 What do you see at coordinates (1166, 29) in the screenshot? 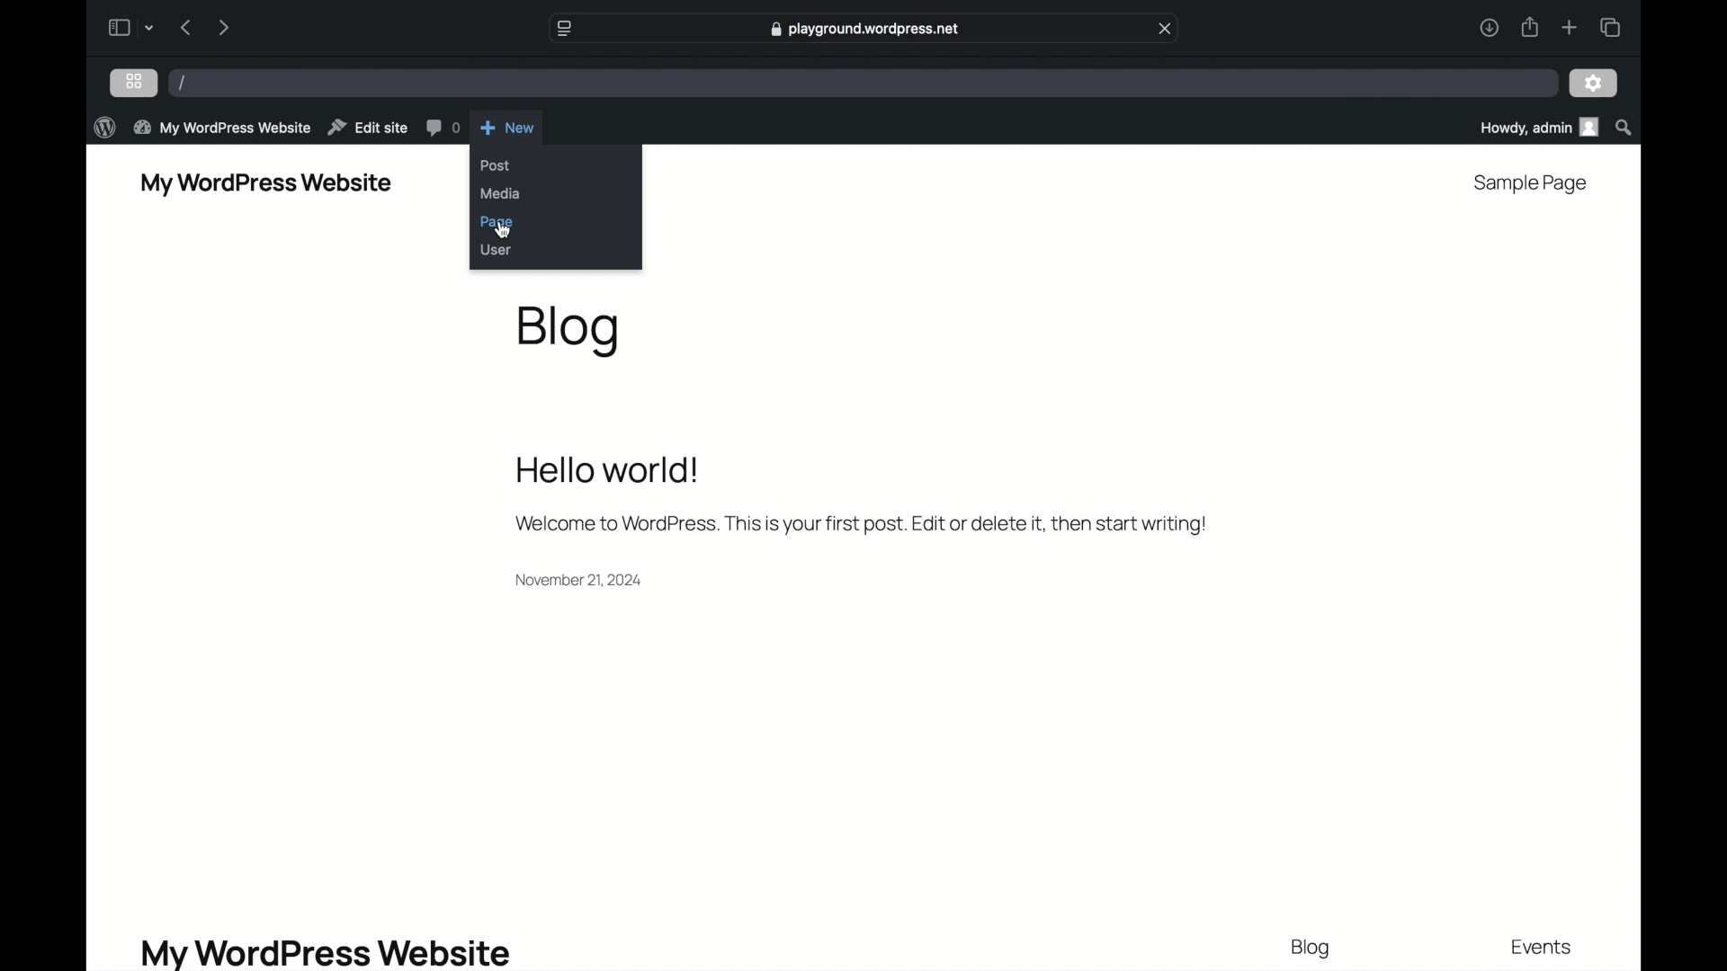
I see `close` at bounding box center [1166, 29].